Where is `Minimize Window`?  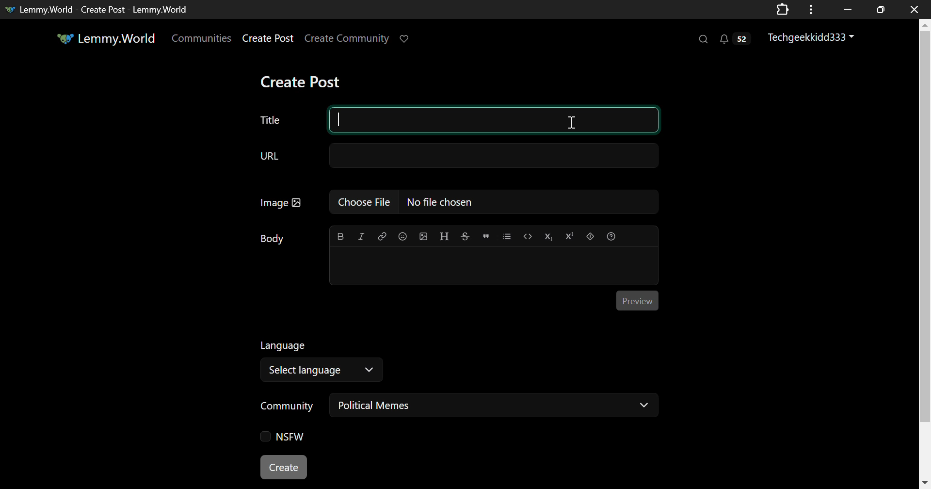 Minimize Window is located at coordinates (879, 10).